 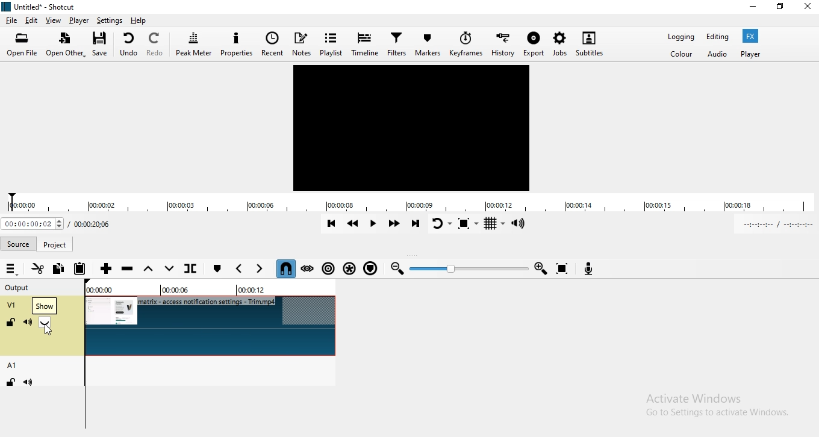 I want to click on Zoom slider, so click(x=467, y=269).